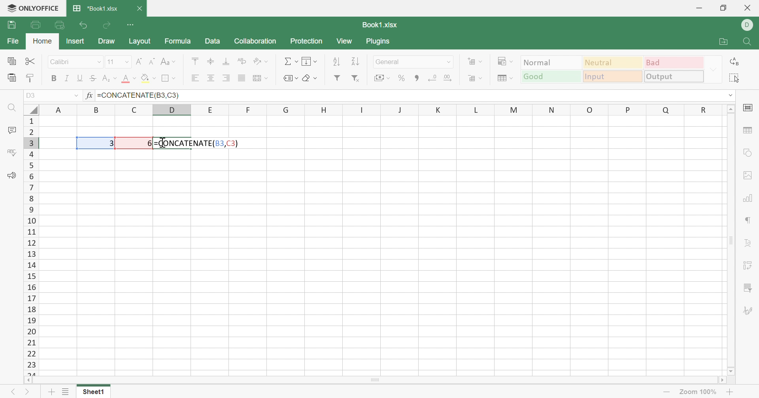 Image resolution: width=759 pixels, height=398 pixels. Describe the element at coordinates (749, 7) in the screenshot. I see `Close` at that location.